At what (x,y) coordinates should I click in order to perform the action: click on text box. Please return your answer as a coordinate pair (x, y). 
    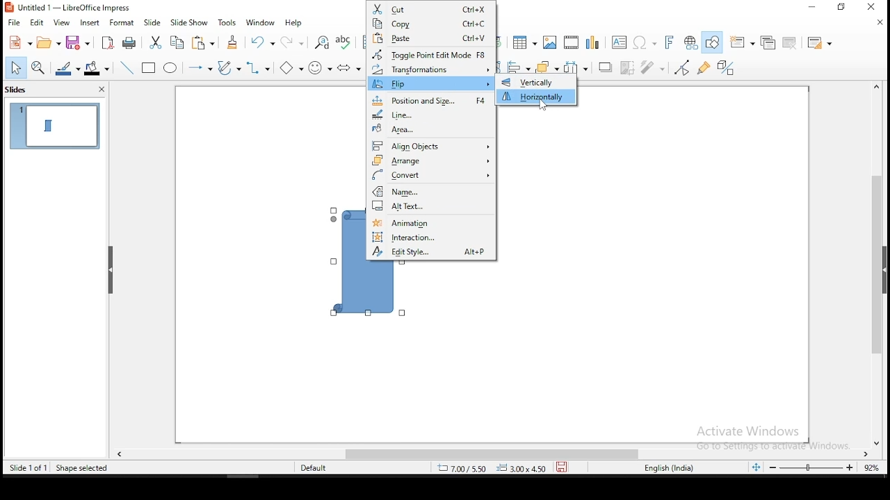
    Looking at the image, I should click on (619, 42).